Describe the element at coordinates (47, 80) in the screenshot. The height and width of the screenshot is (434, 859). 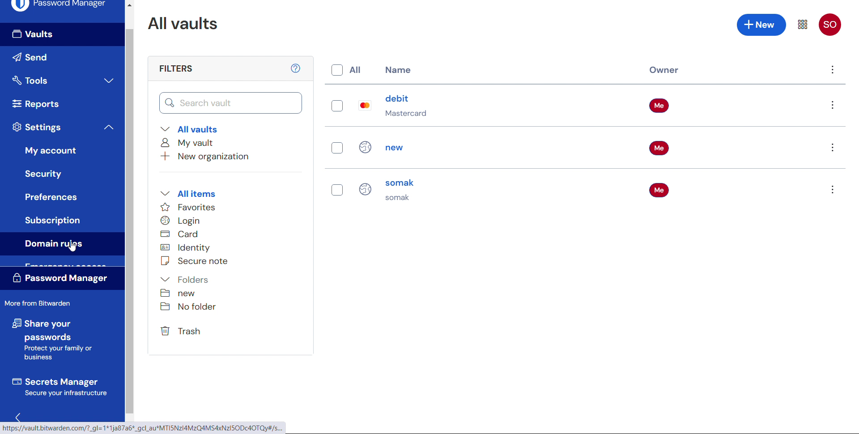
I see `Tools ` at that location.